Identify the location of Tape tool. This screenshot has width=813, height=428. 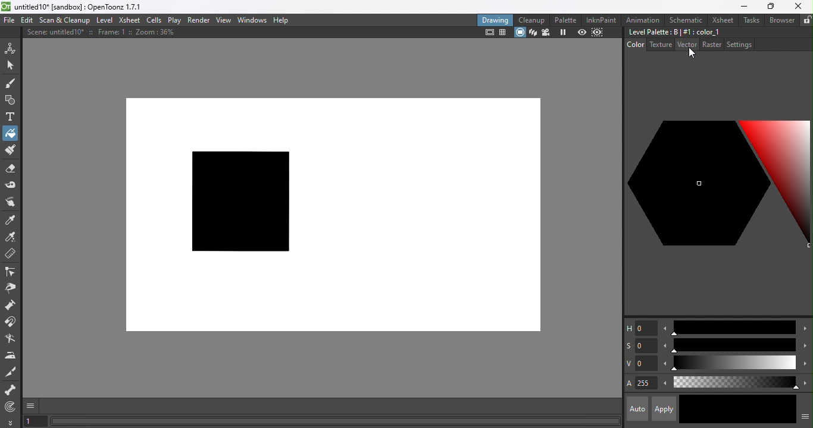
(11, 187).